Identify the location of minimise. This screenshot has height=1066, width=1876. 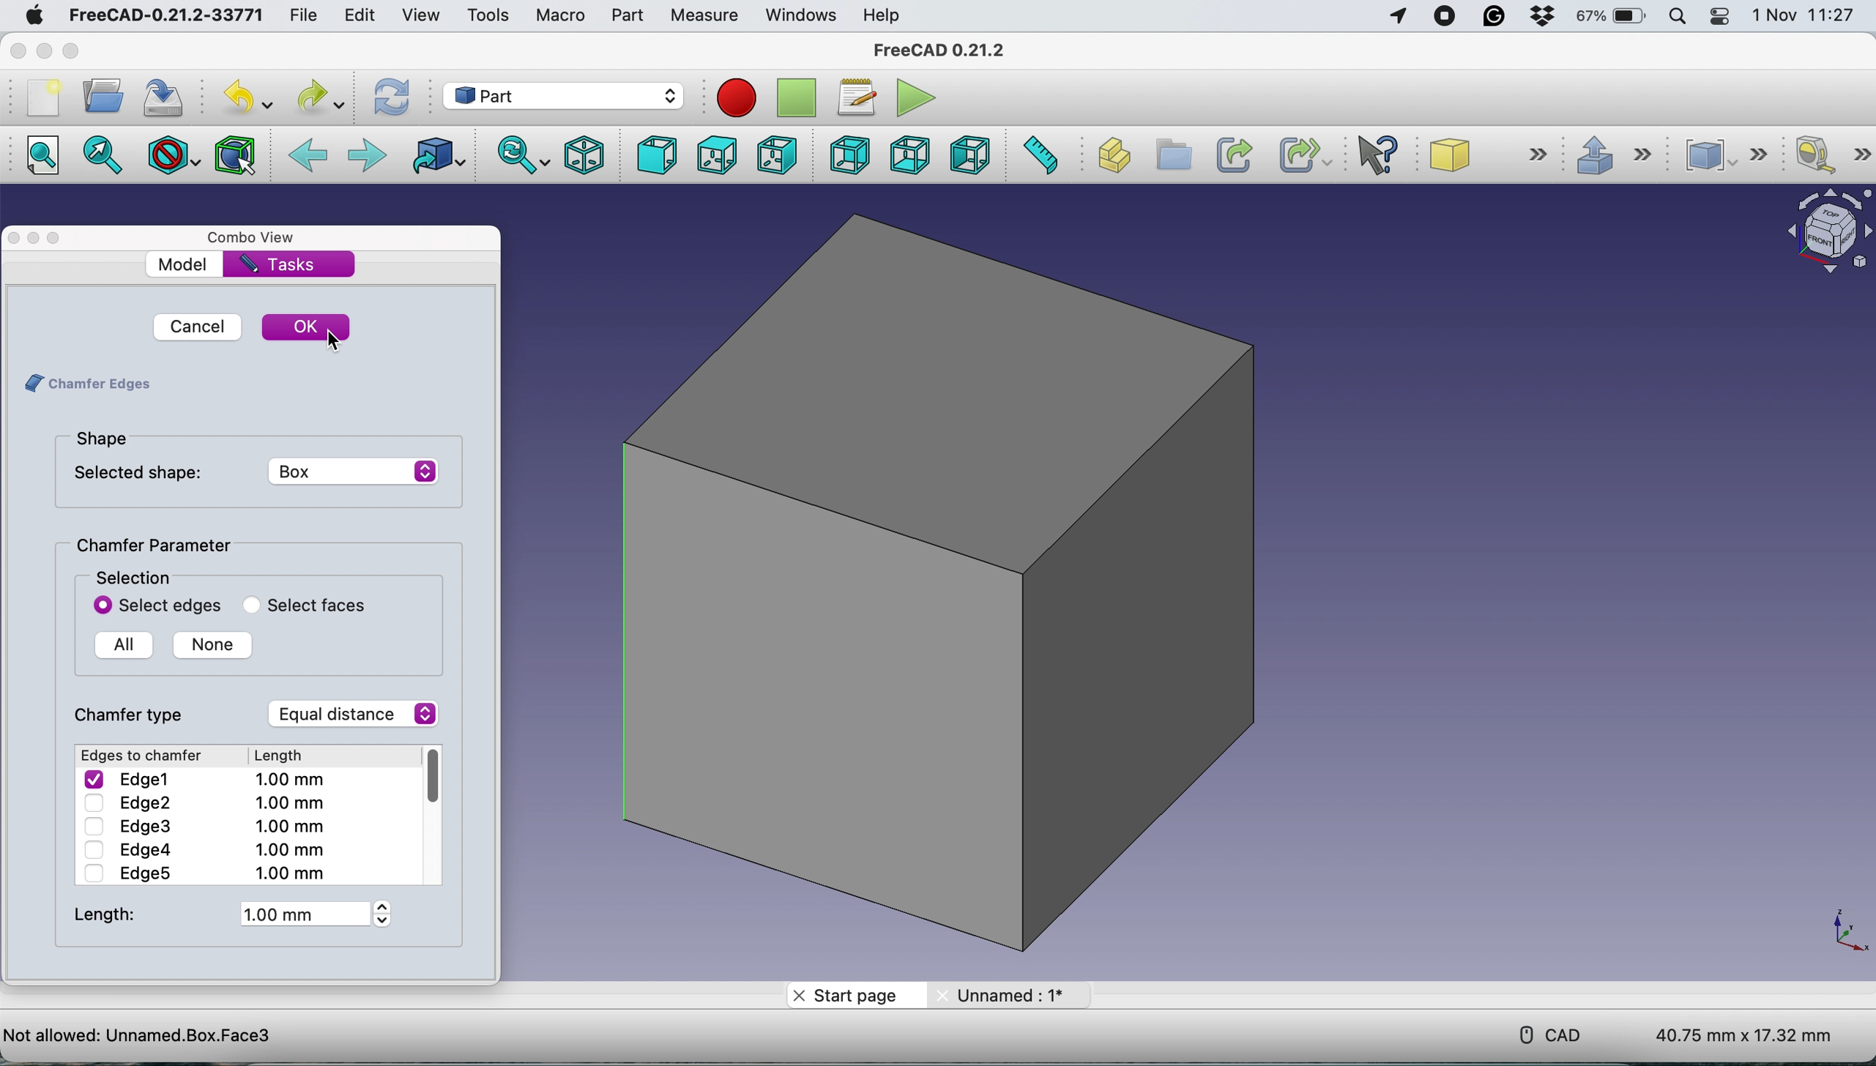
(45, 51).